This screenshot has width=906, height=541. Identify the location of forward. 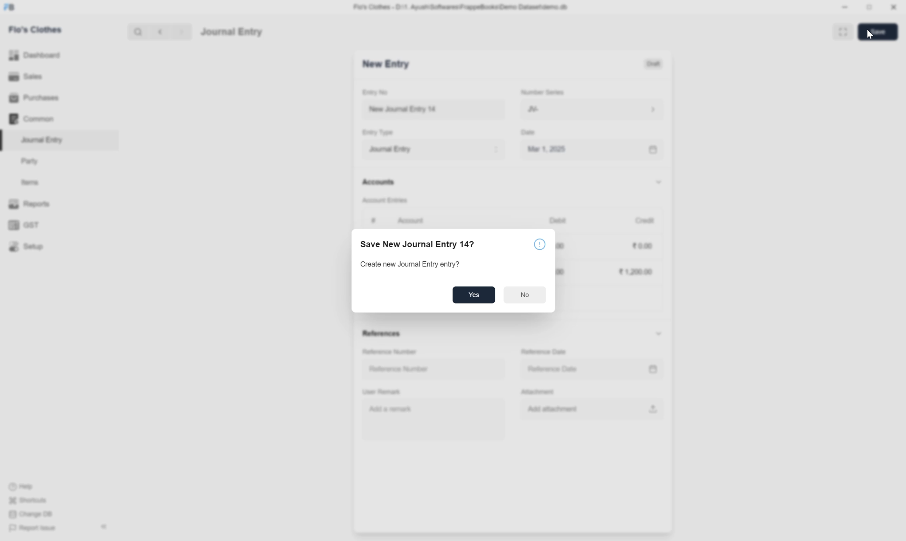
(180, 32).